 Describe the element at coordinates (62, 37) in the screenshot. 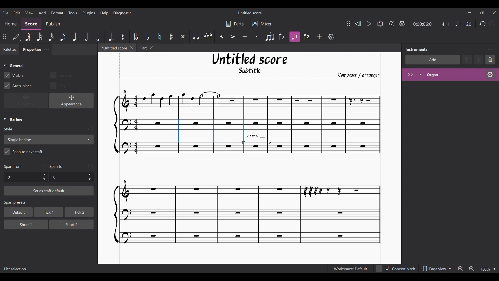

I see `8th note` at that location.